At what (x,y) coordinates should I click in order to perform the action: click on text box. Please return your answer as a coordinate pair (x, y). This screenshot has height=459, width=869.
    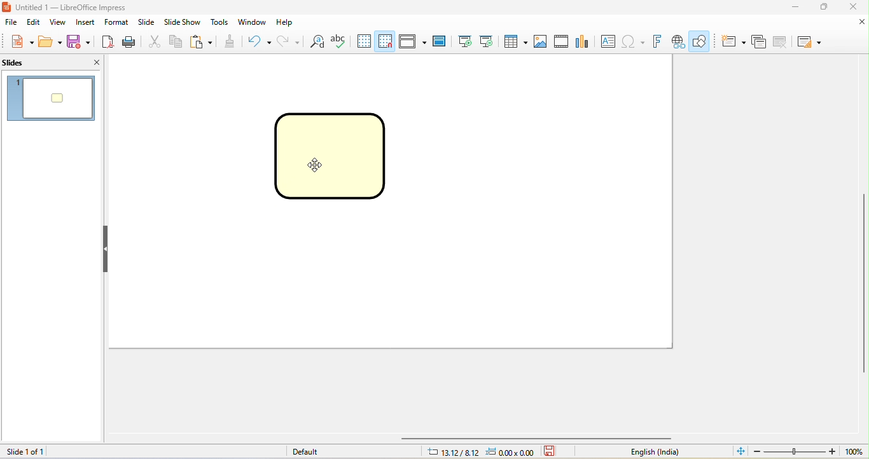
    Looking at the image, I should click on (609, 43).